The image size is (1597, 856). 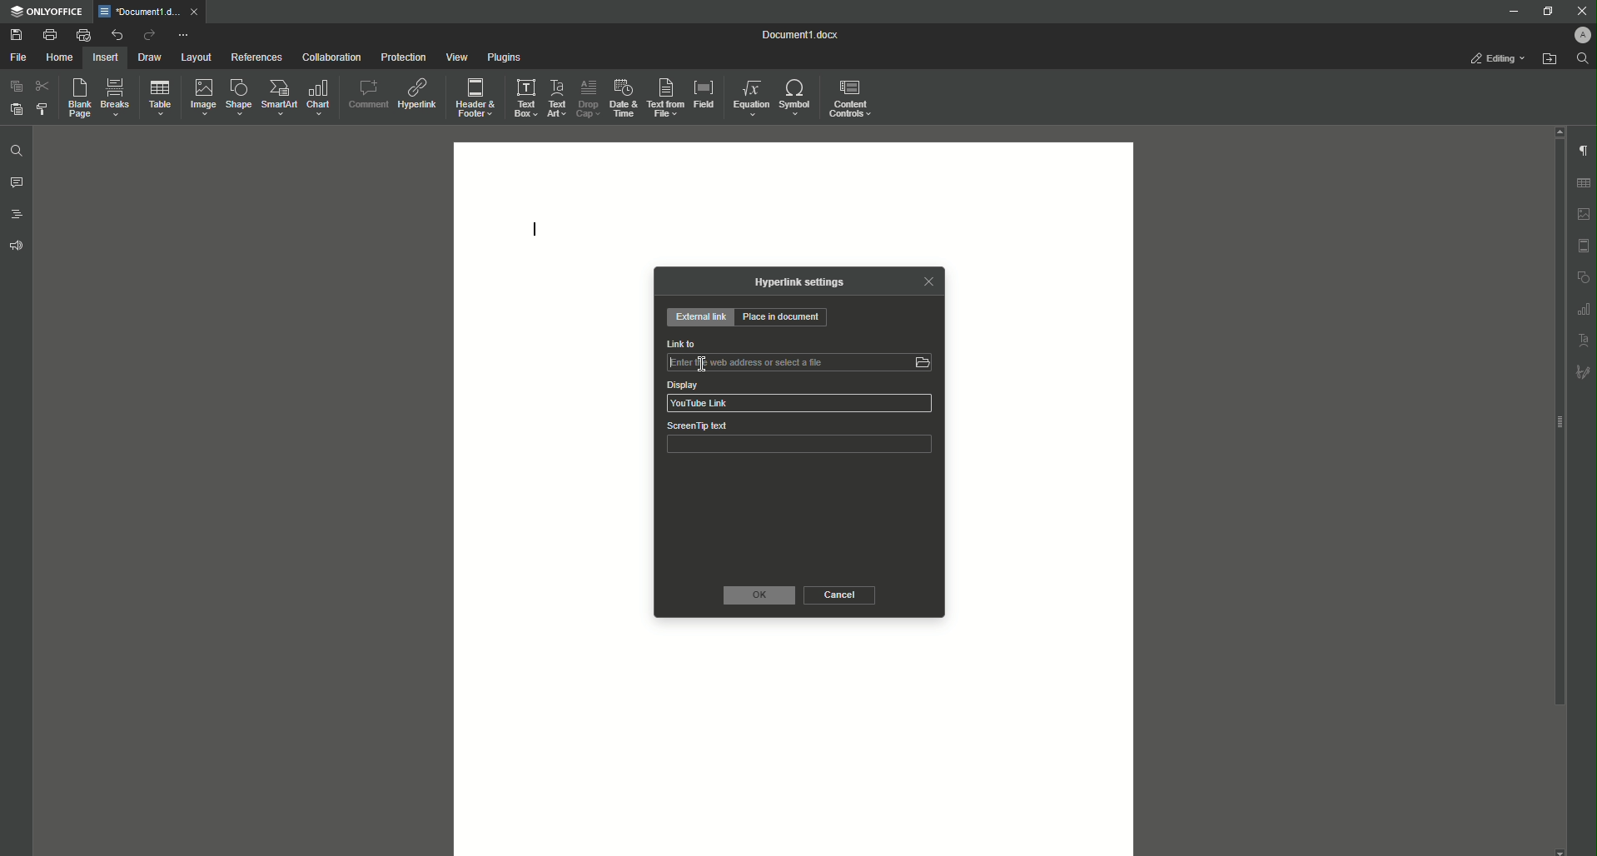 I want to click on Close, so click(x=933, y=282).